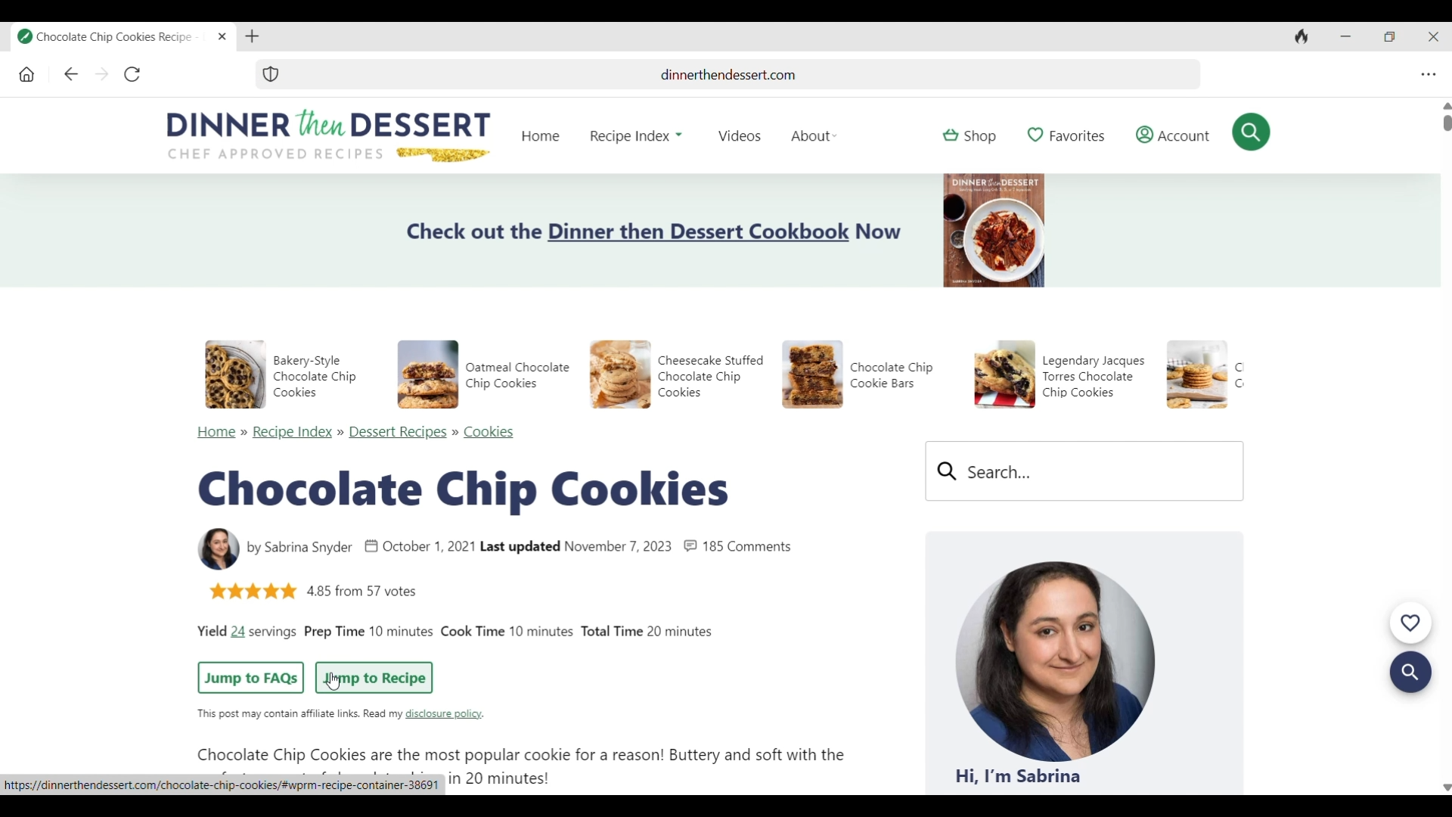 This screenshot has height=817, width=1452. I want to click on Clear browsing history, so click(1298, 38).